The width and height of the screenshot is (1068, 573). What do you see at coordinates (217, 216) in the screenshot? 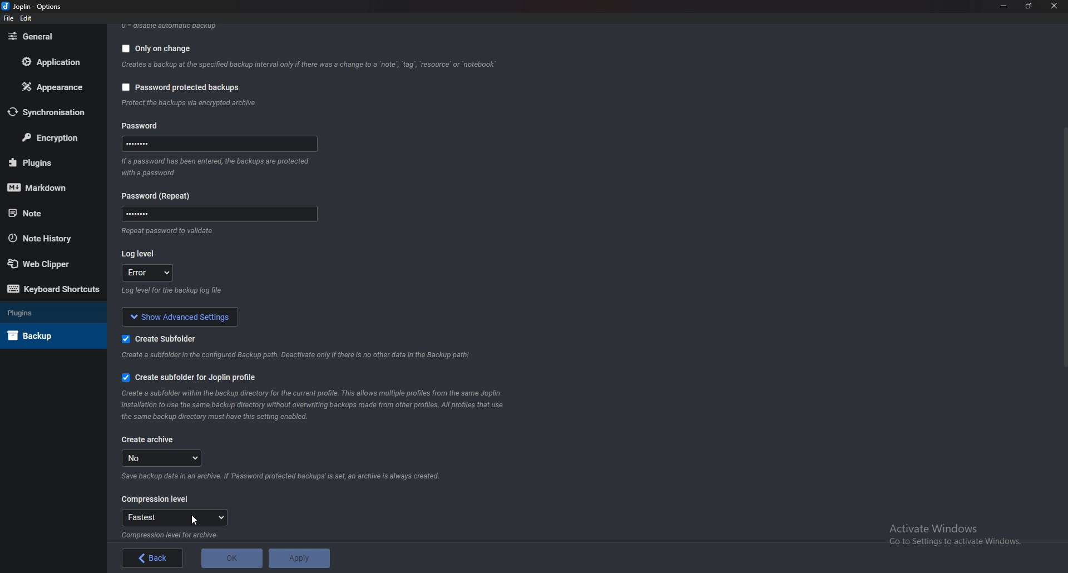
I see `Password` at bounding box center [217, 216].